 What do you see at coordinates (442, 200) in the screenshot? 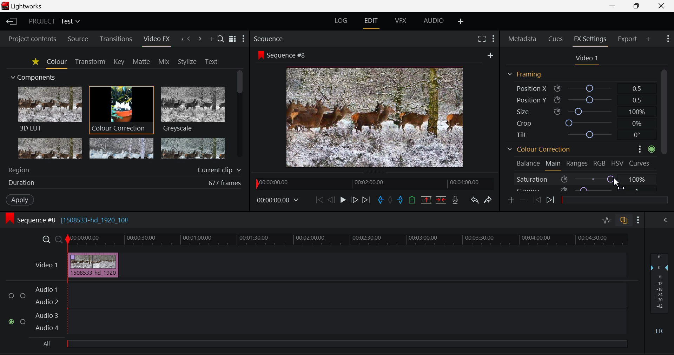
I see `Delete/Cut` at bounding box center [442, 200].